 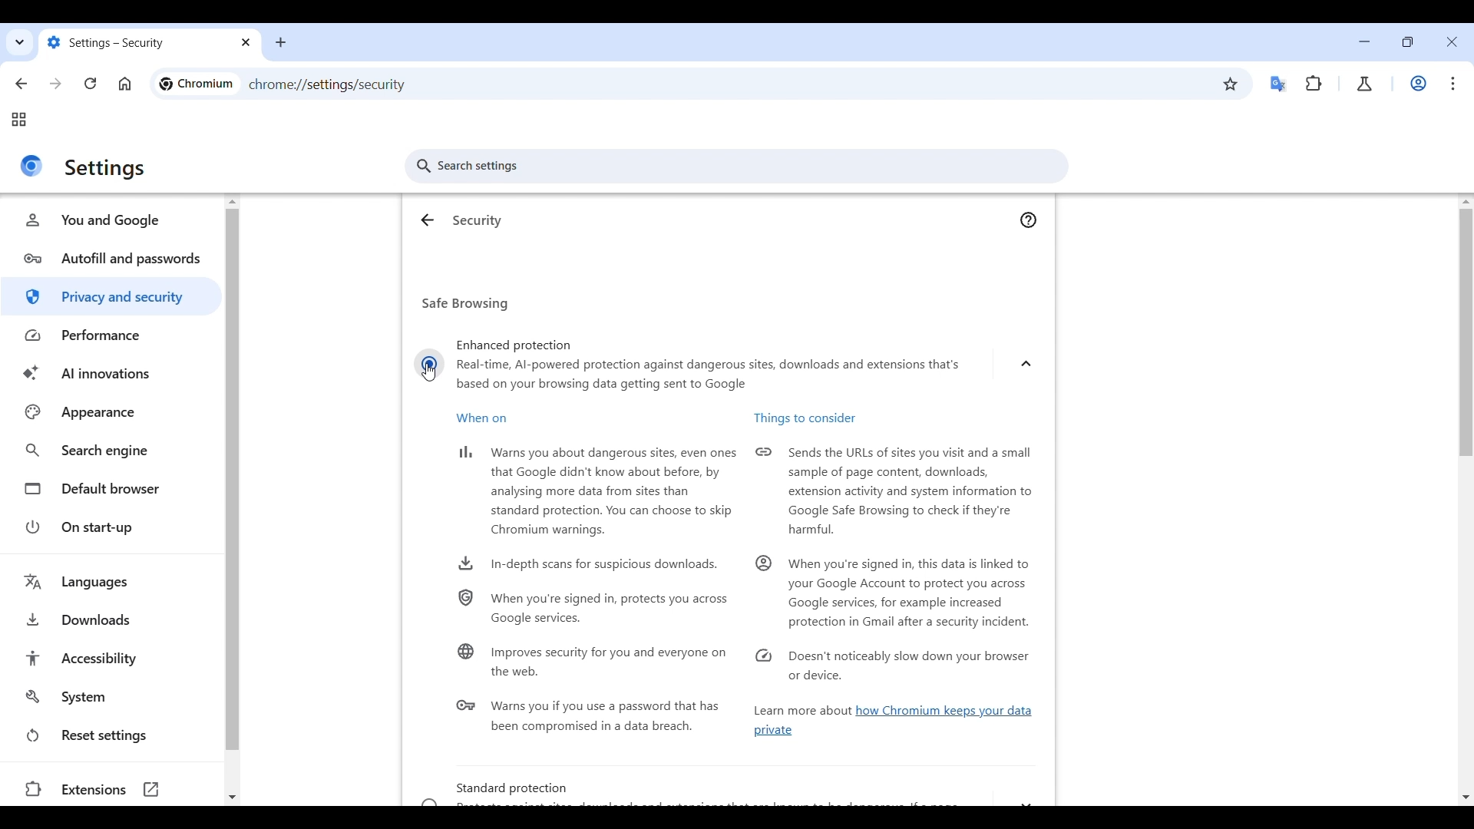 What do you see at coordinates (125, 84) in the screenshot?
I see `Click to go to homepage` at bounding box center [125, 84].